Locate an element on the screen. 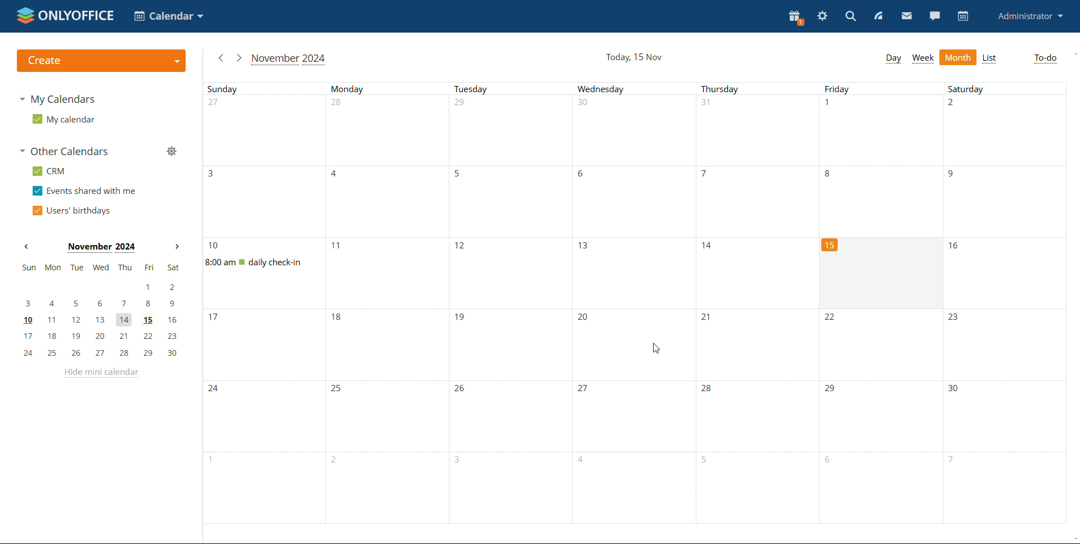 The image size is (1080, 544). Number is located at coordinates (827, 175).